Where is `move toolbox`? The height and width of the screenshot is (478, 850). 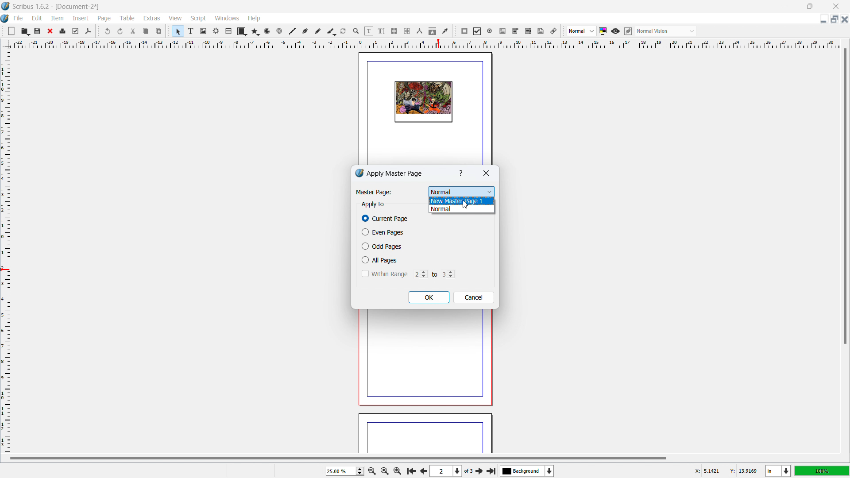 move toolbox is located at coordinates (564, 31).